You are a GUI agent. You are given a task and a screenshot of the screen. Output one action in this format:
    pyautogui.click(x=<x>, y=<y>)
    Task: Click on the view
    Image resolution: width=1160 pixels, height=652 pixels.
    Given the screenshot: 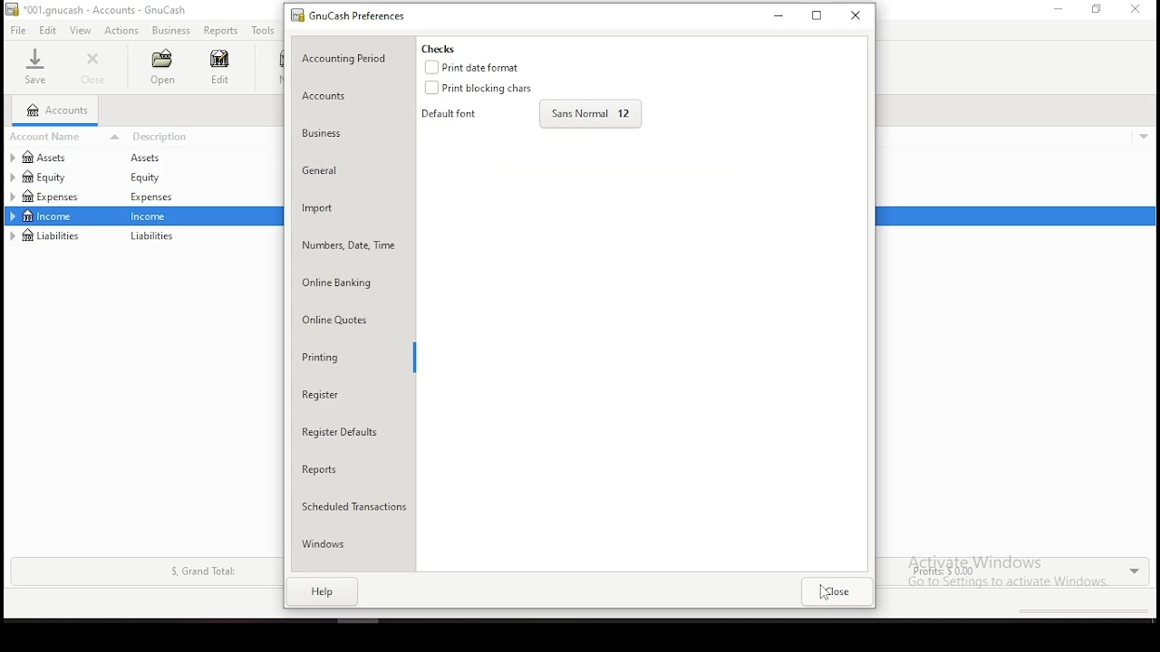 What is the action you would take?
    pyautogui.click(x=81, y=31)
    